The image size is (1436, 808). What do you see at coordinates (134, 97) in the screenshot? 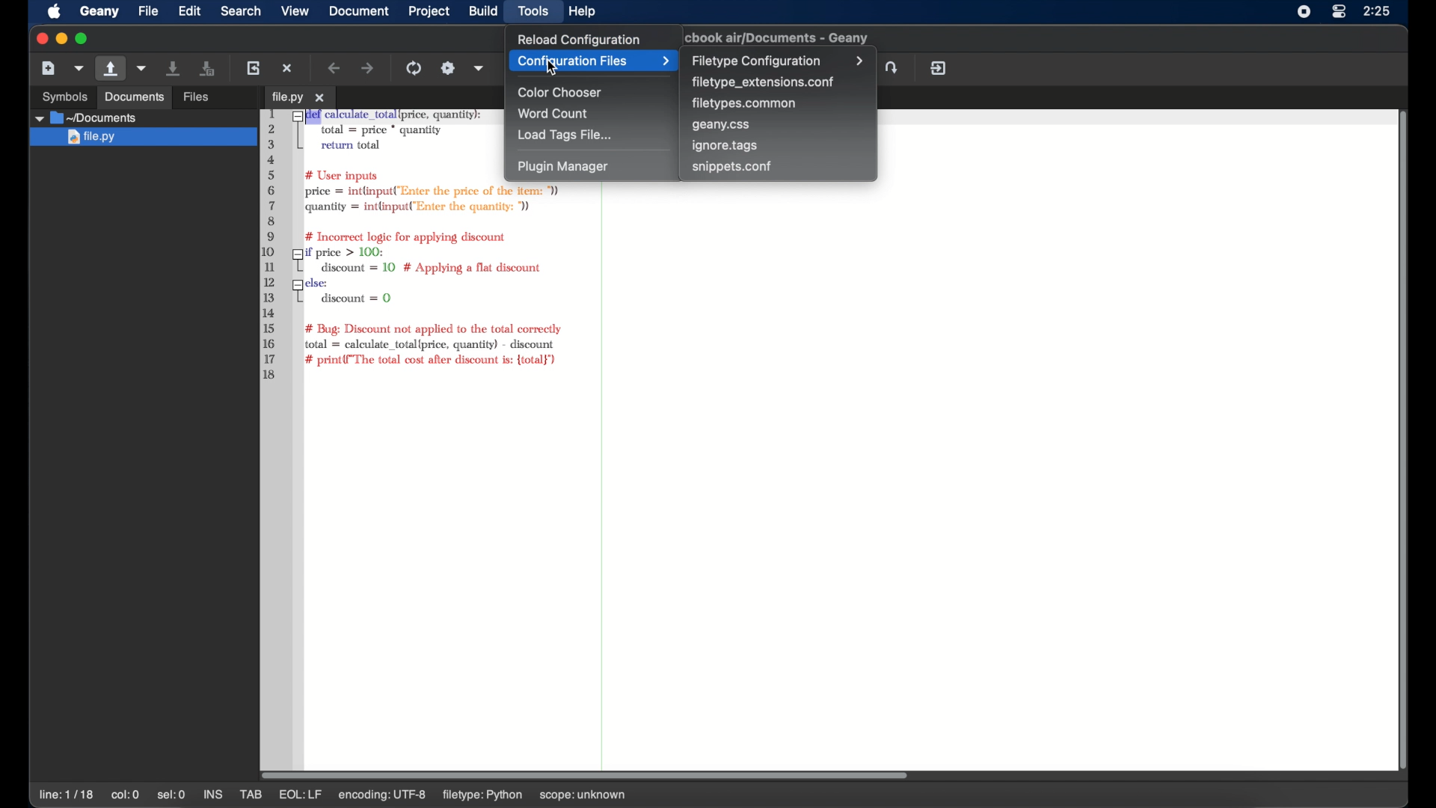
I see `` at bounding box center [134, 97].